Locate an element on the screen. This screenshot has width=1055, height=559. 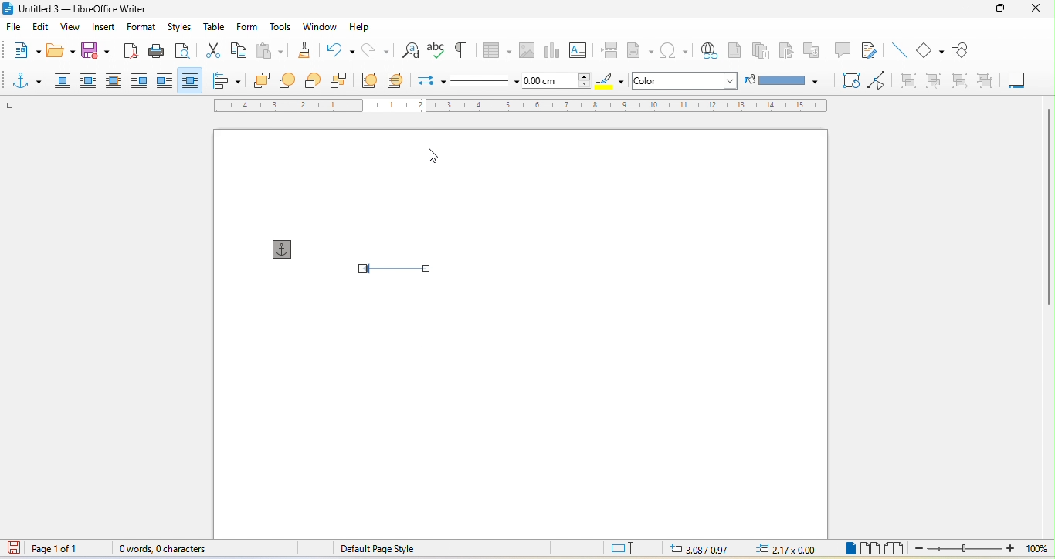
ruler is located at coordinates (522, 106).